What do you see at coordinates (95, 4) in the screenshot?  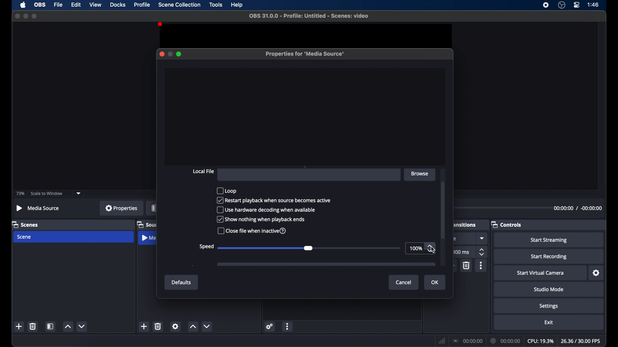 I see `view` at bounding box center [95, 4].